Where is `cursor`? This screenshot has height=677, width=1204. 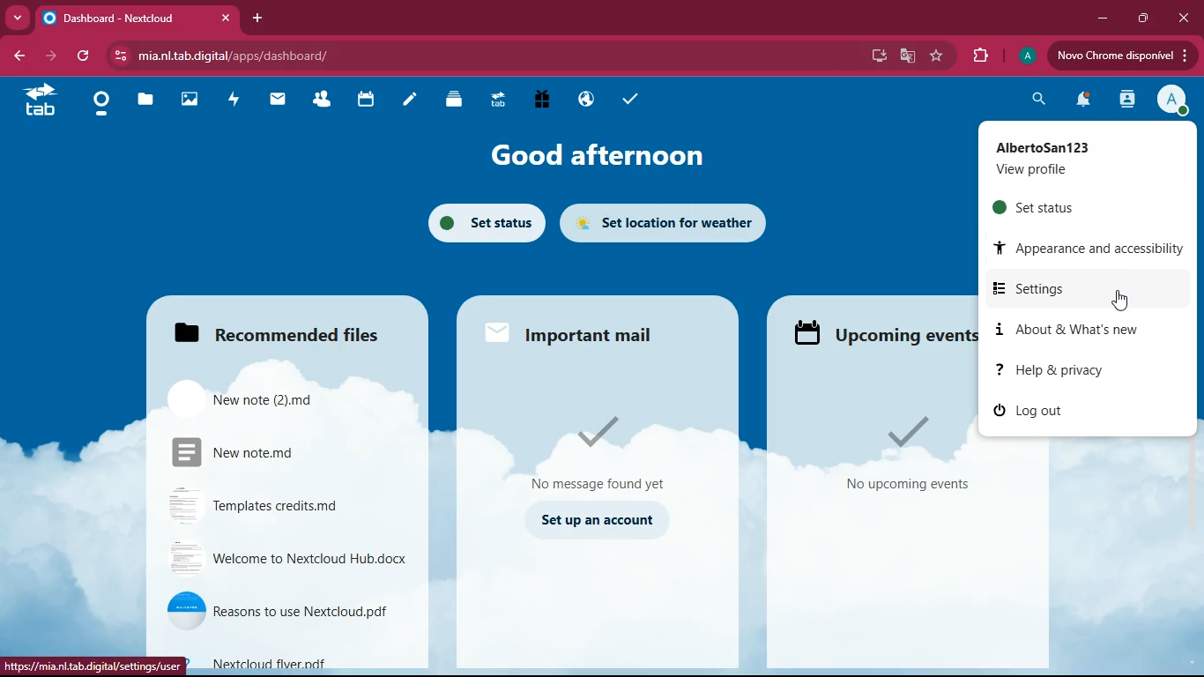 cursor is located at coordinates (1119, 300).